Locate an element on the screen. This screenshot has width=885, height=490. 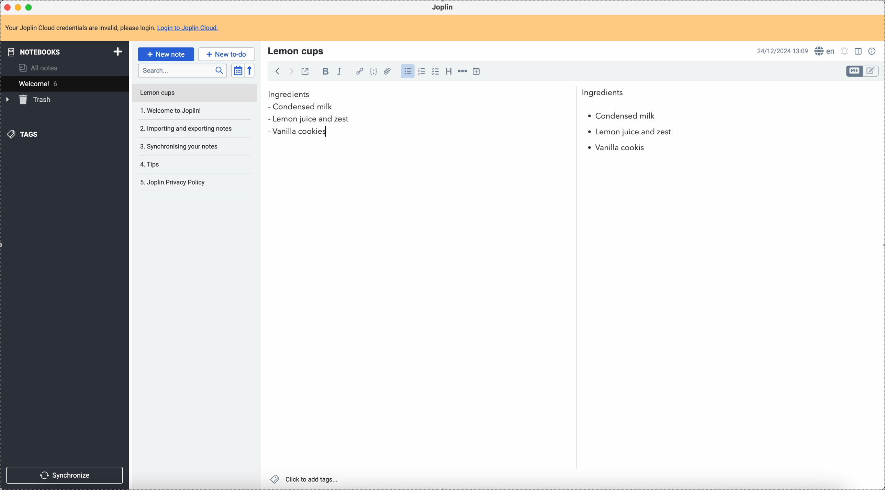
Joplin is located at coordinates (442, 8).